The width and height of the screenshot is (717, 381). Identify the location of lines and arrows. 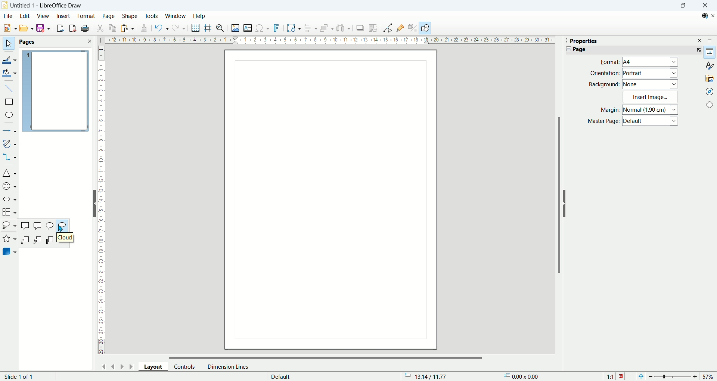
(10, 131).